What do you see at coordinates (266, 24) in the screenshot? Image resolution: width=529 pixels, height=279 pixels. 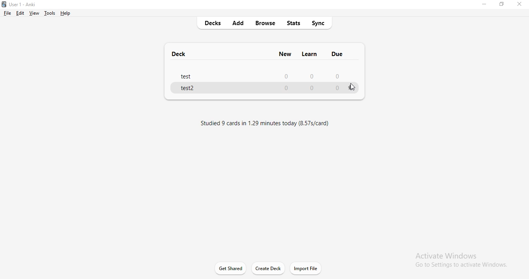 I see `browse` at bounding box center [266, 24].